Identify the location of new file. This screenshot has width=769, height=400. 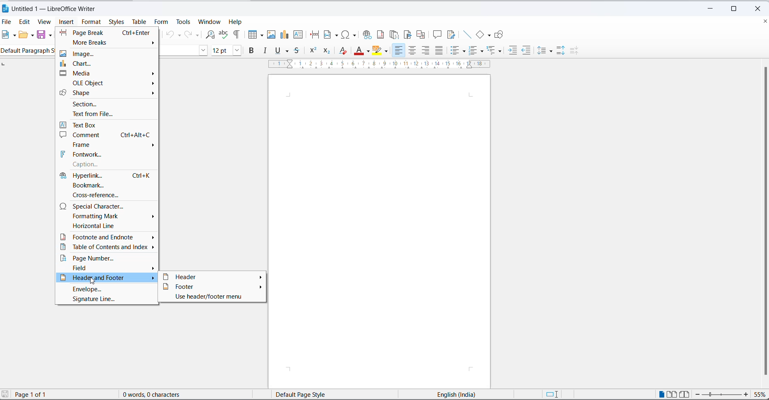
(5, 35).